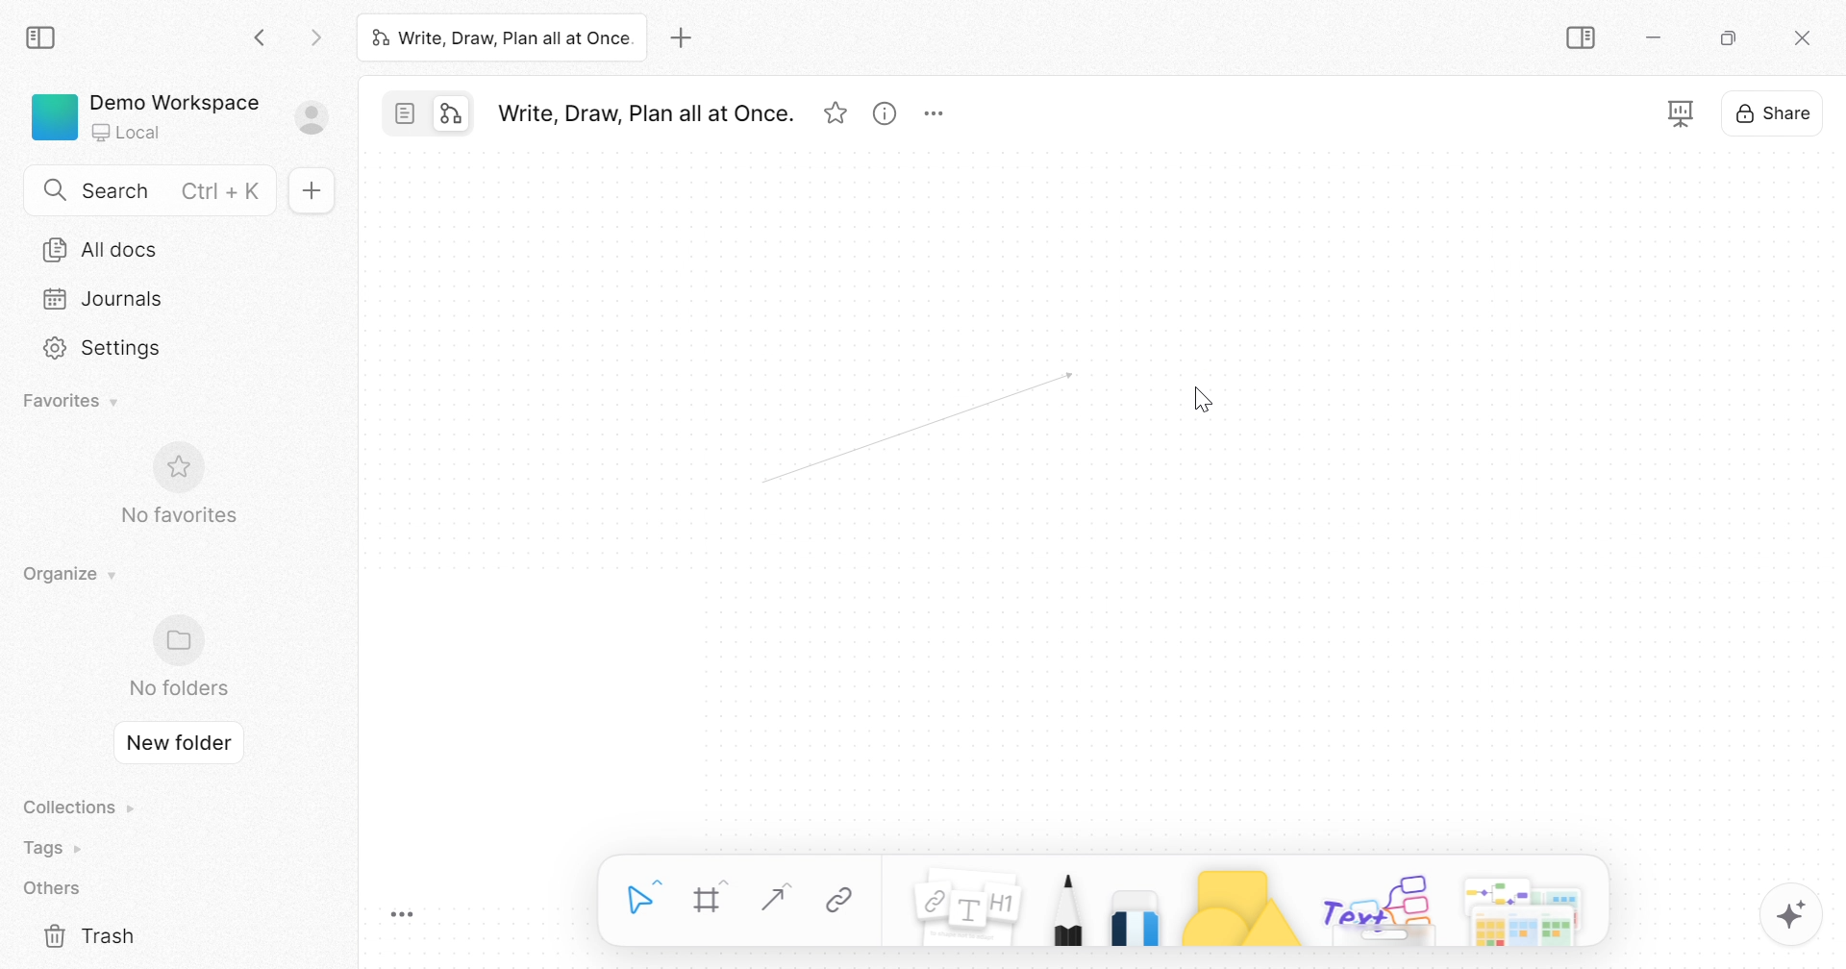  Describe the element at coordinates (97, 298) in the screenshot. I see `Journals` at that location.